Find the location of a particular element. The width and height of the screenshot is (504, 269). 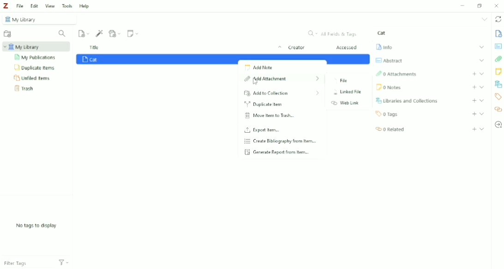

Actions is located at coordinates (64, 262).